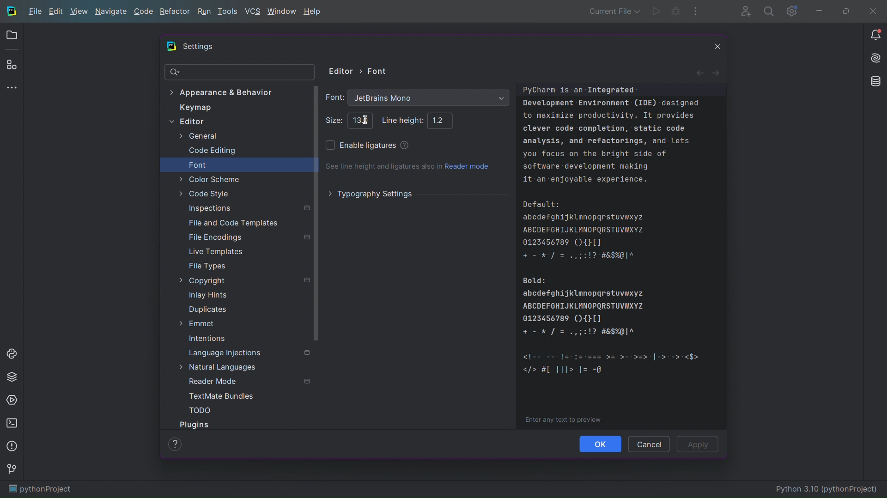 Image resolution: width=887 pixels, height=498 pixels. What do you see at coordinates (13, 89) in the screenshot?
I see `More` at bounding box center [13, 89].